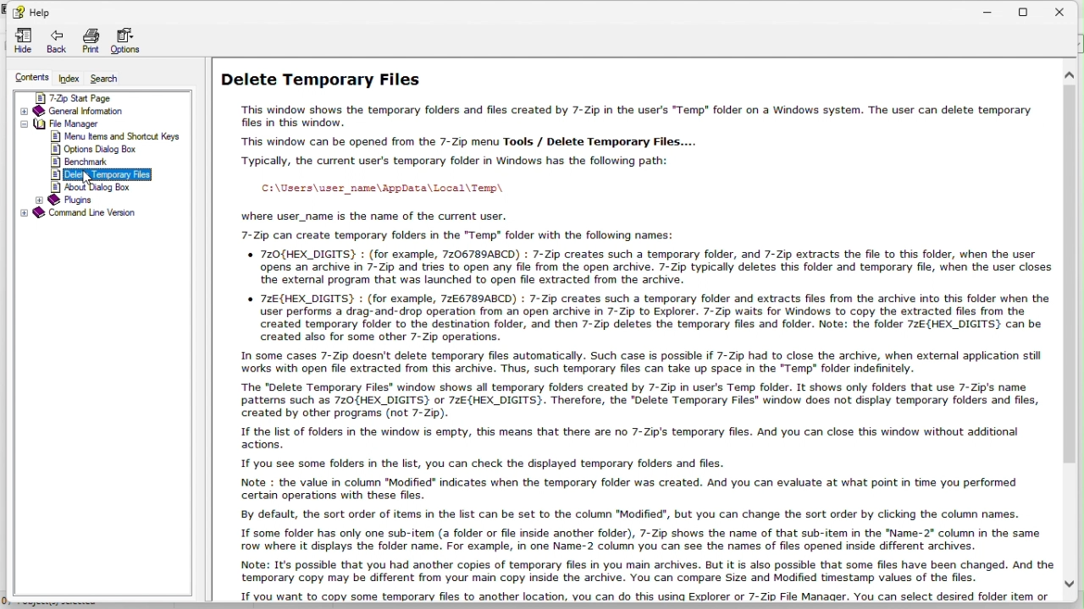 The height and width of the screenshot is (609, 1084). What do you see at coordinates (117, 138) in the screenshot?
I see `menu items and shortcut keys` at bounding box center [117, 138].